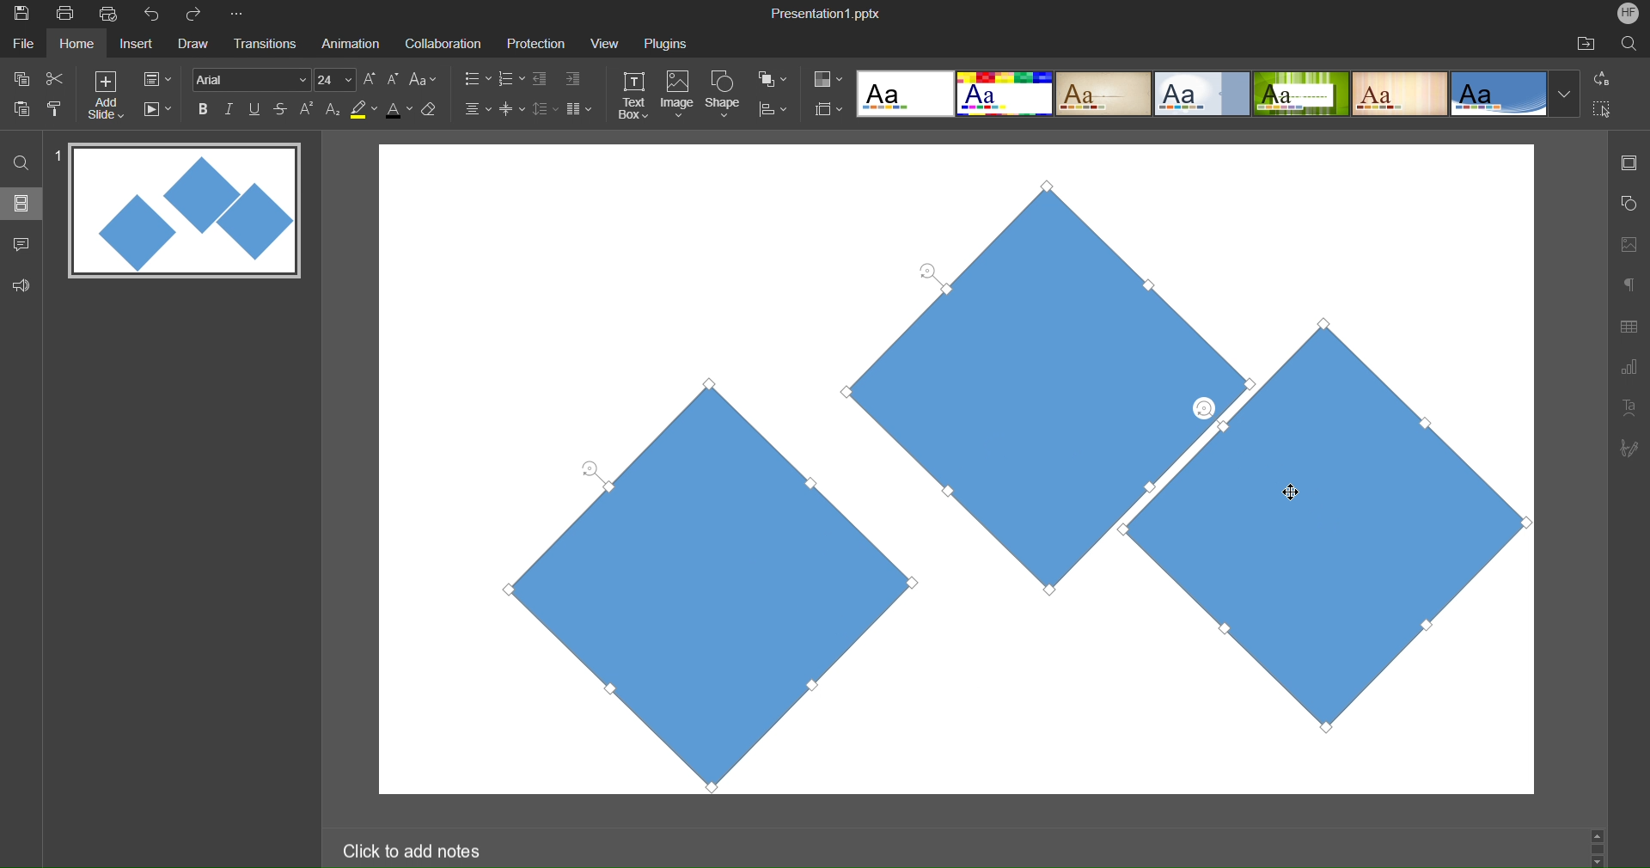 The height and width of the screenshot is (868, 1650). What do you see at coordinates (111, 14) in the screenshot?
I see `Quick Print` at bounding box center [111, 14].